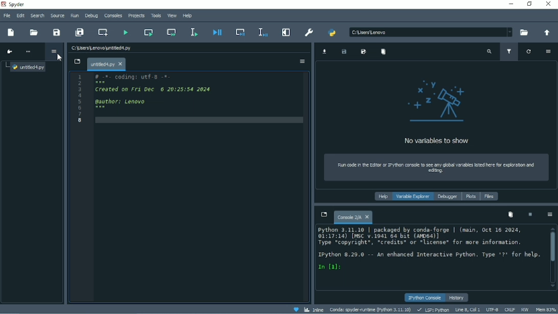 This screenshot has height=314, width=558. Describe the element at coordinates (240, 32) in the screenshot. I see `Debug cell` at that location.